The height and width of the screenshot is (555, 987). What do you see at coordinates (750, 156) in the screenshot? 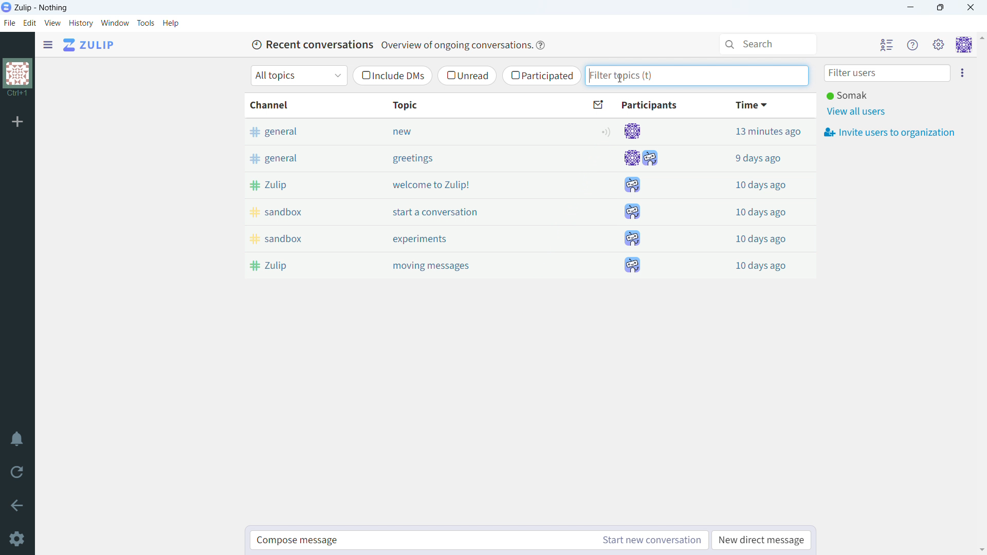
I see `9 days ago` at bounding box center [750, 156].